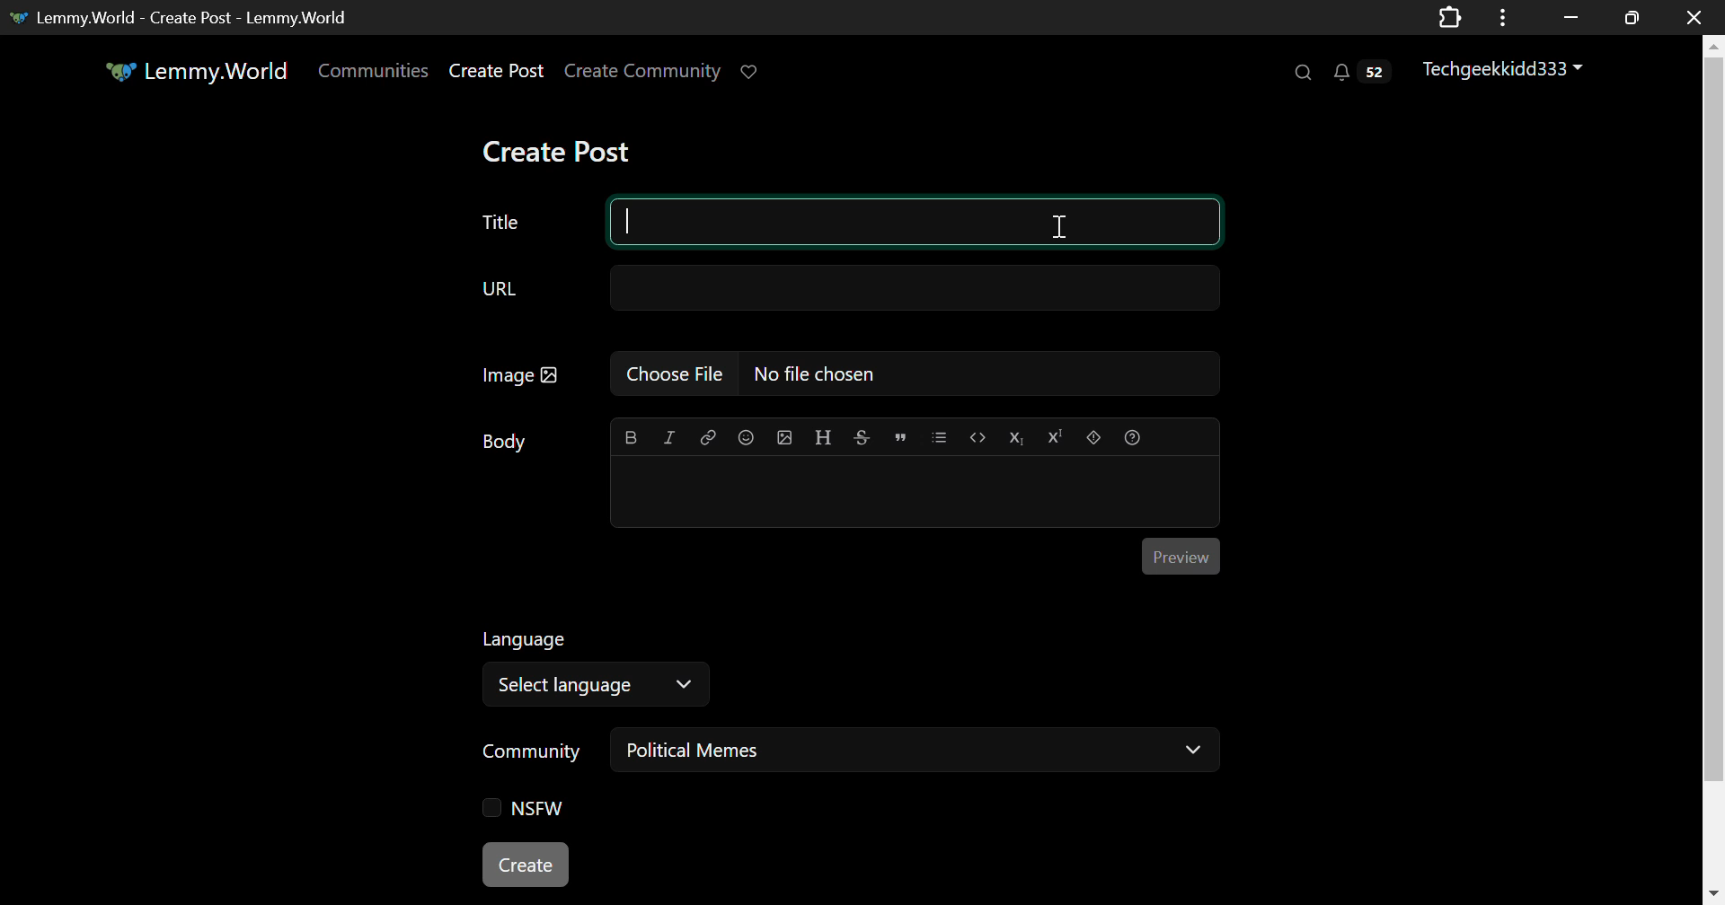  I want to click on Communities Page, so click(372, 70).